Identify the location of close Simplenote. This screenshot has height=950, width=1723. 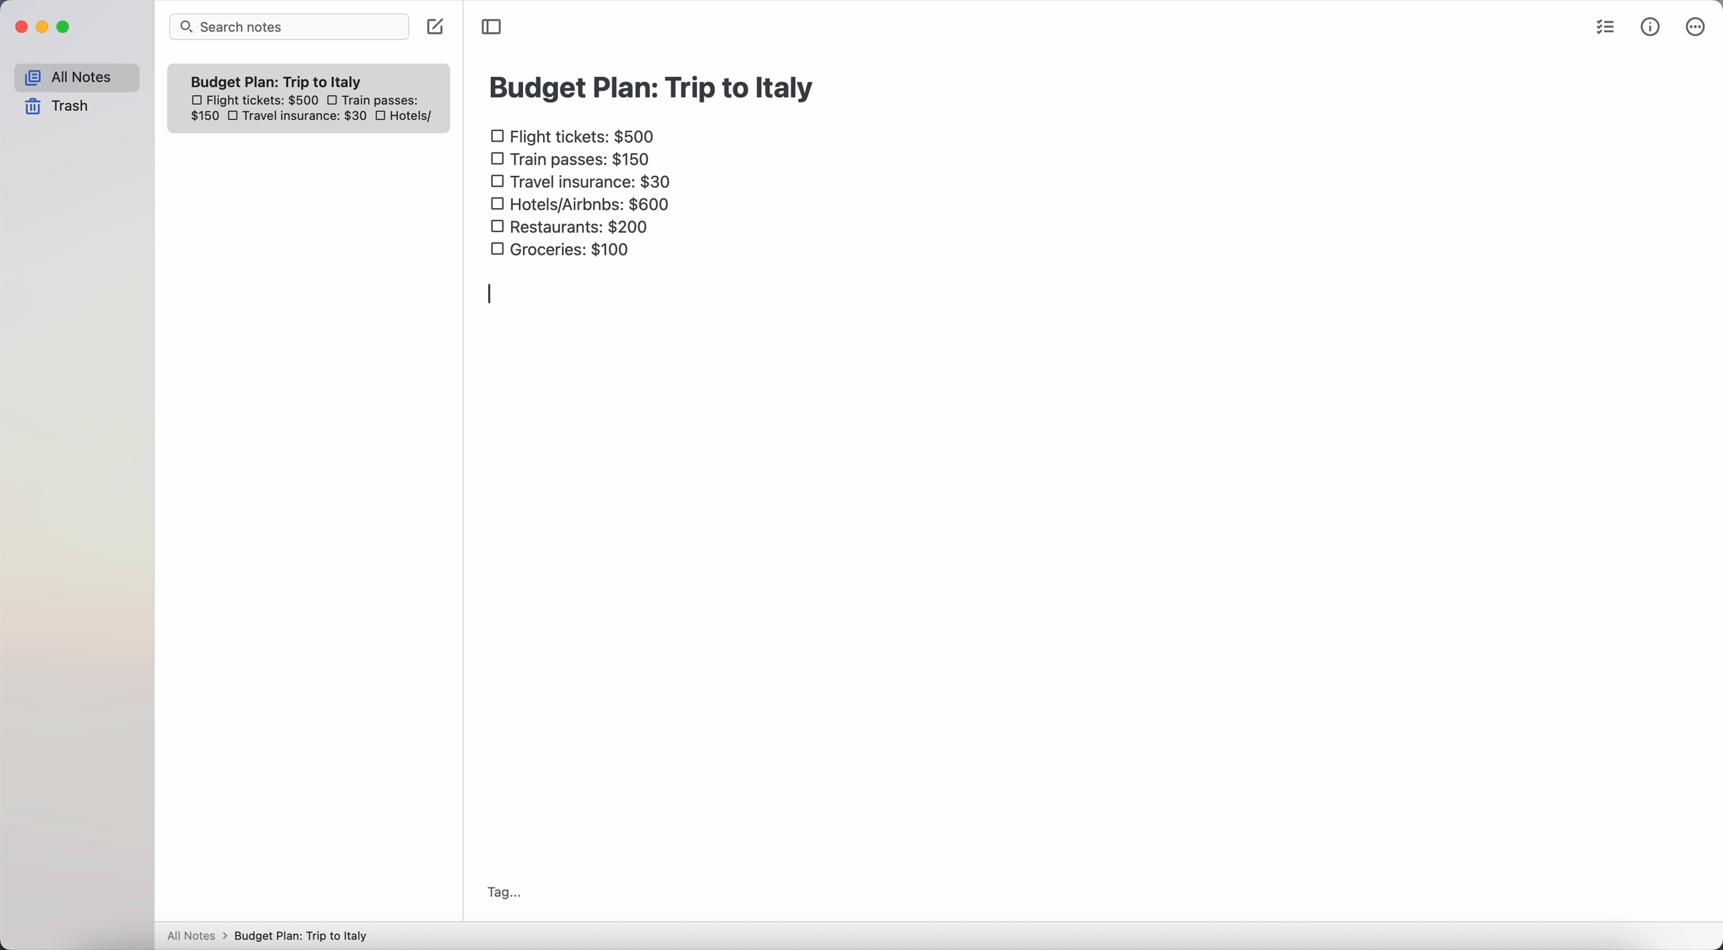
(21, 27).